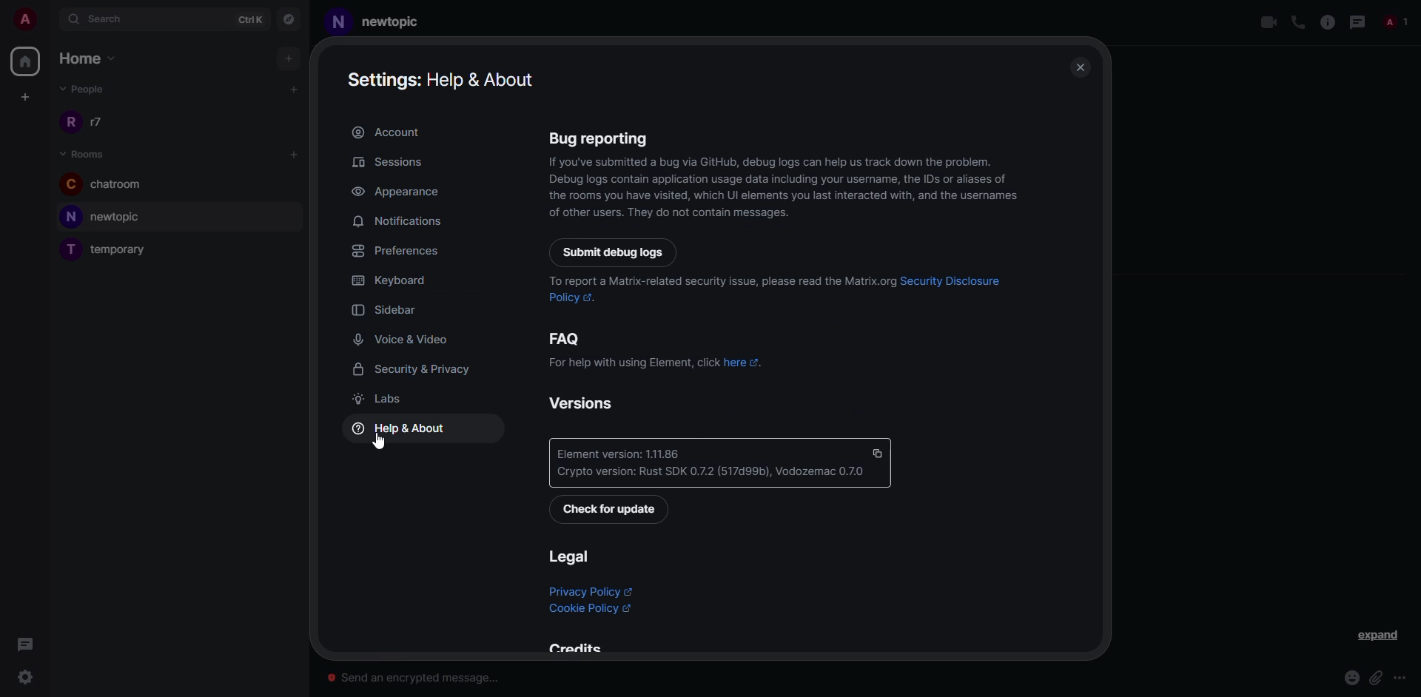  I want to click on people, so click(1395, 21).